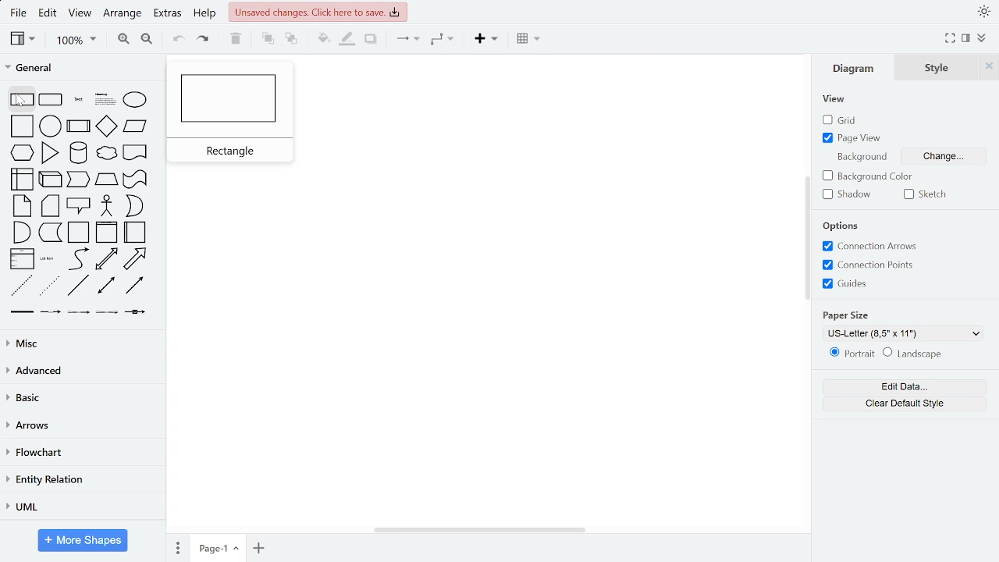  What do you see at coordinates (841, 120) in the screenshot?
I see `grid` at bounding box center [841, 120].